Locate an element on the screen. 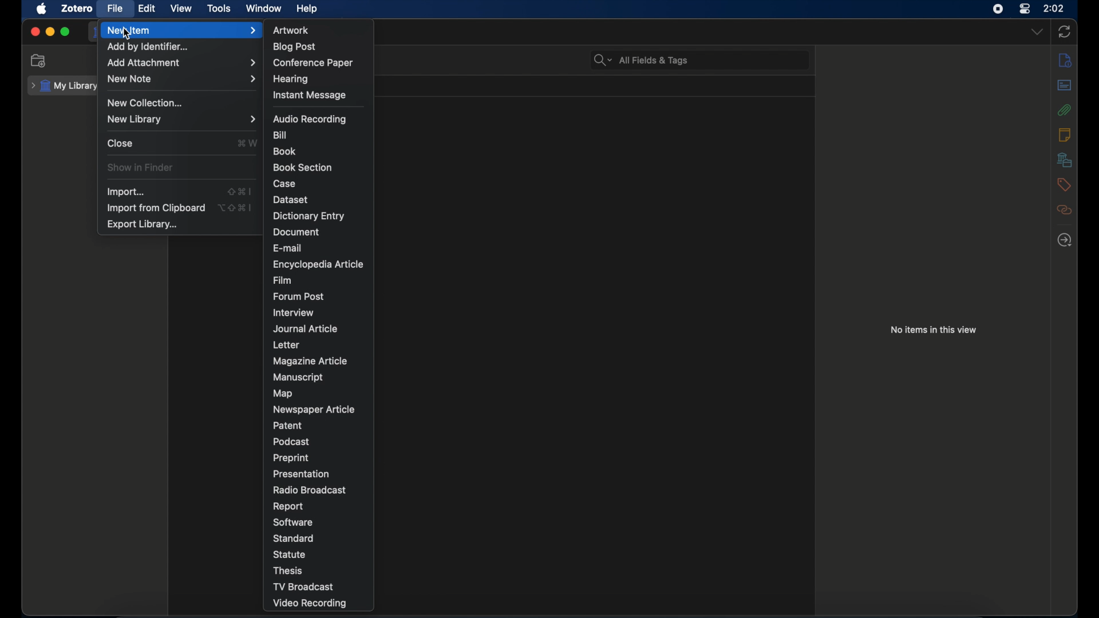 Image resolution: width=1099 pixels, height=618 pixels. search is located at coordinates (641, 60).